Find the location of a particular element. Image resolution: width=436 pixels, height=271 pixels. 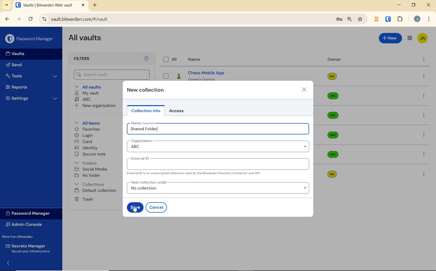

chess mobile app is located at coordinates (239, 74).